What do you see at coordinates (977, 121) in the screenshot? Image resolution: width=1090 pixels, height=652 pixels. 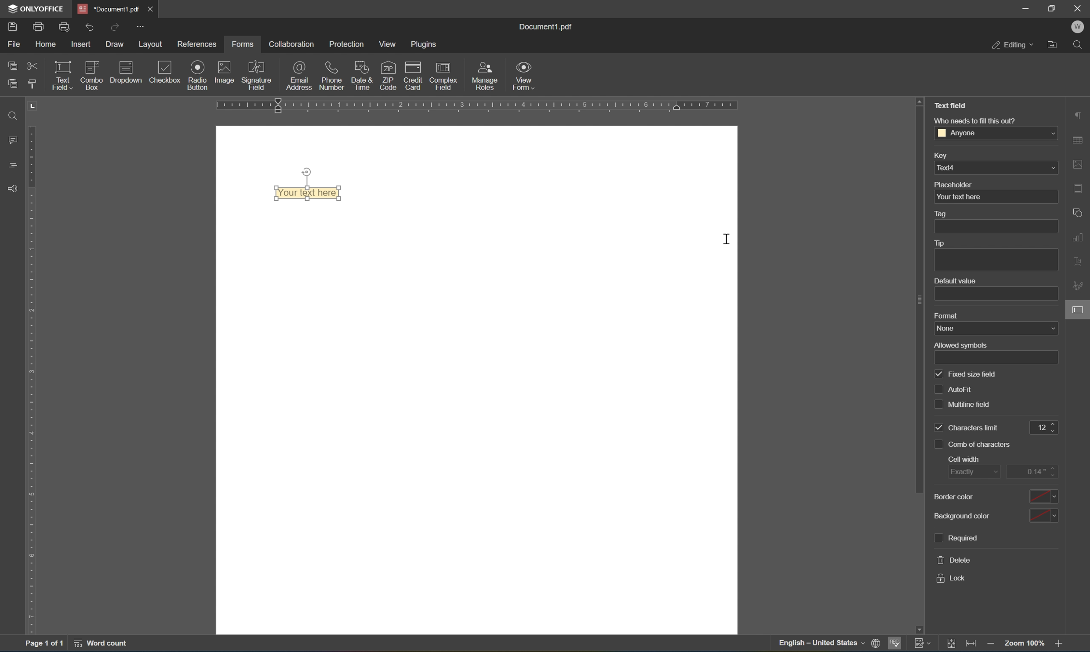 I see `who needs to fill this out?` at bounding box center [977, 121].